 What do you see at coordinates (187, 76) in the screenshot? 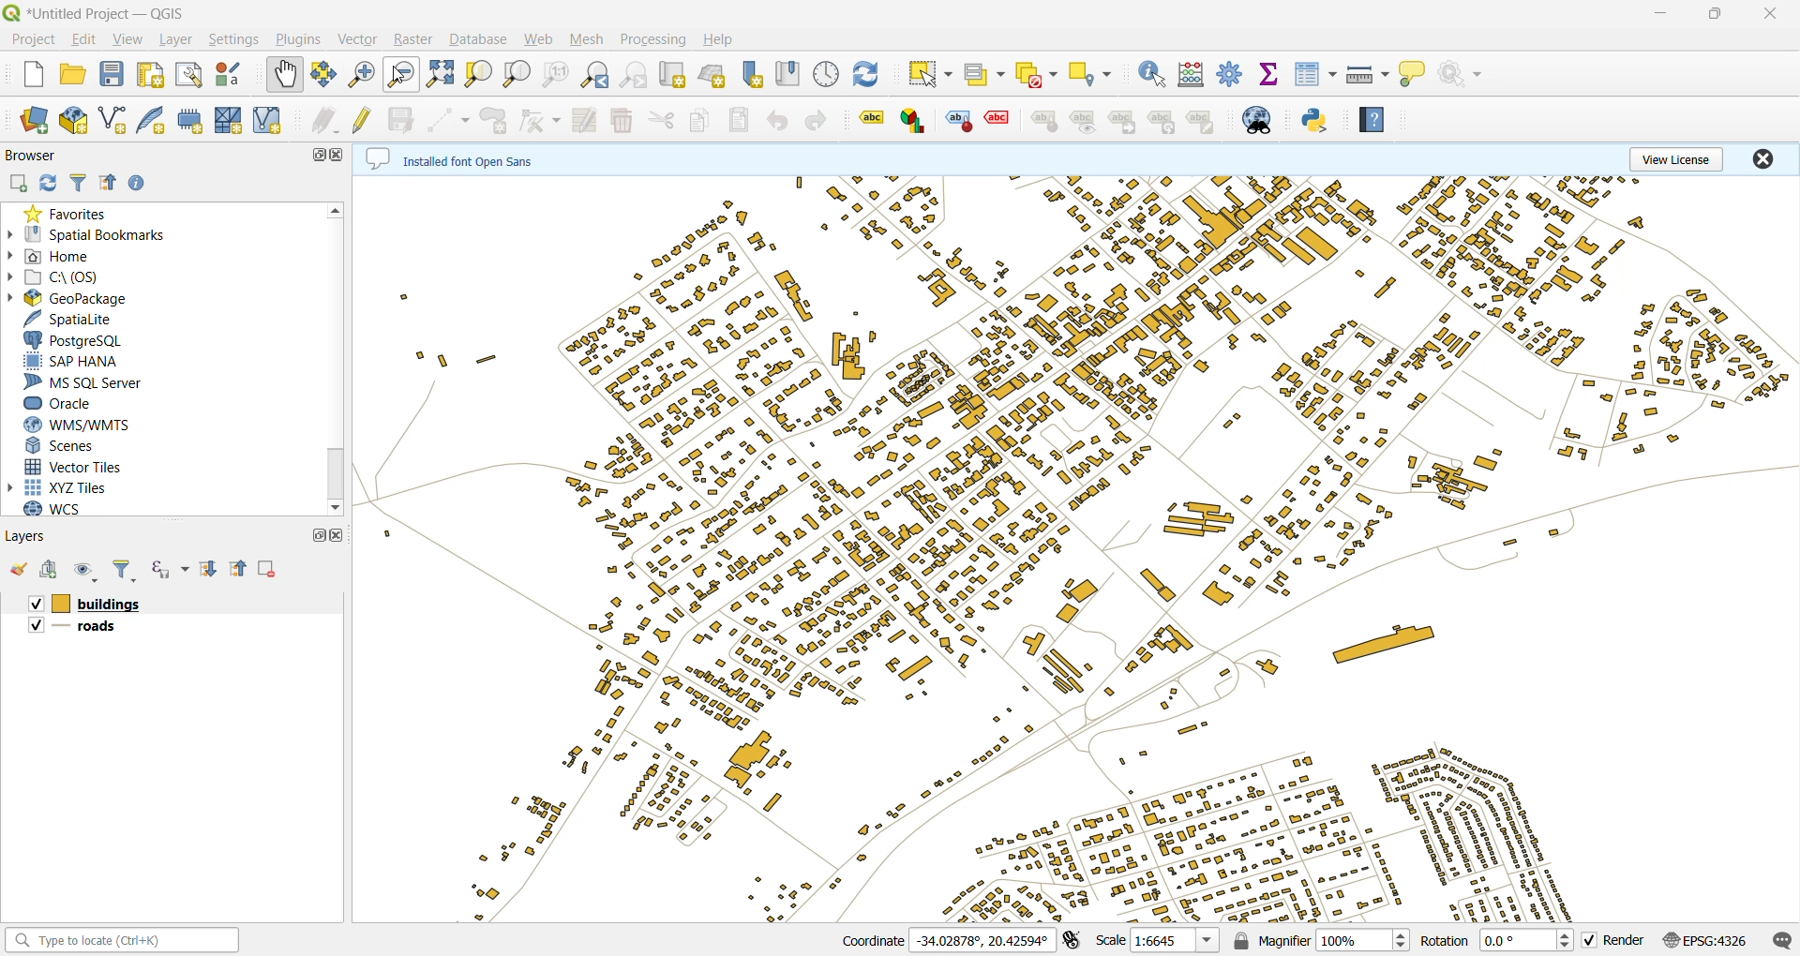
I see `show layout` at bounding box center [187, 76].